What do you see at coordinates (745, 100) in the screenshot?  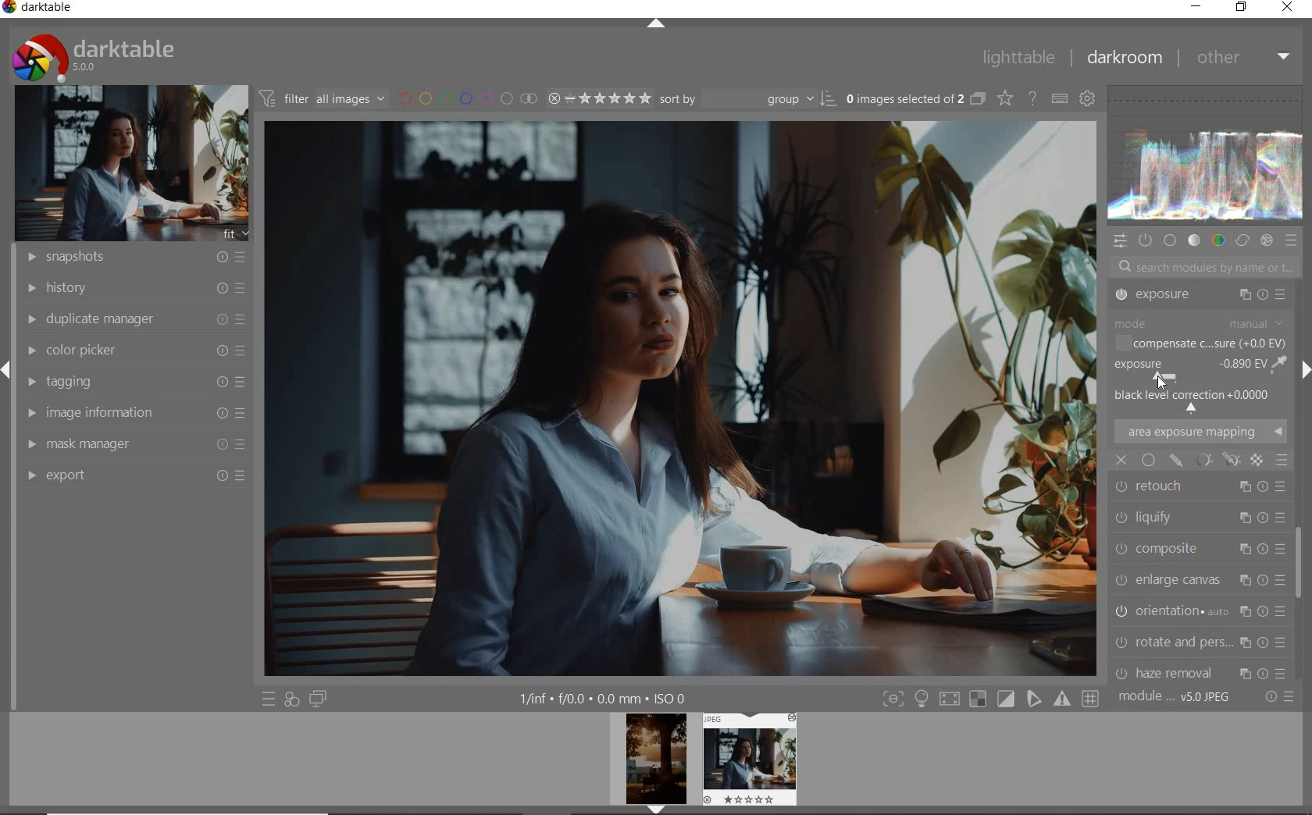 I see `SORT` at bounding box center [745, 100].